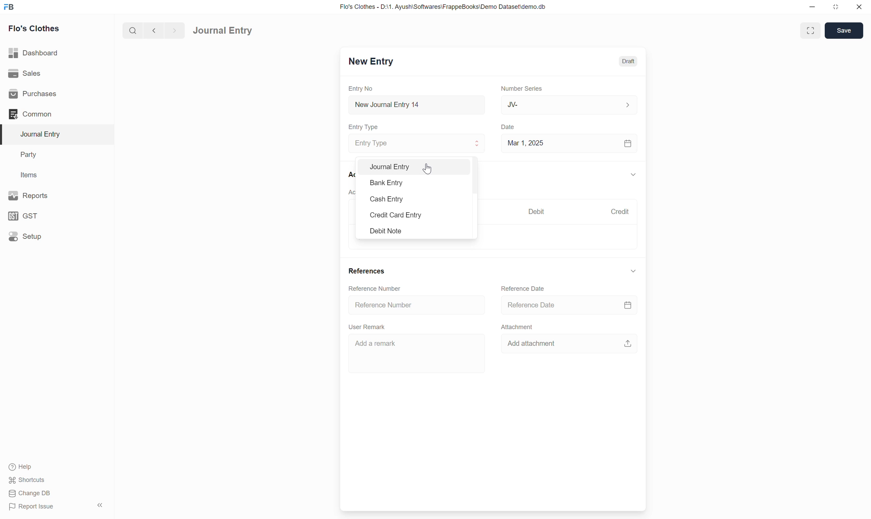  Describe the element at coordinates (152, 30) in the screenshot. I see `back` at that location.